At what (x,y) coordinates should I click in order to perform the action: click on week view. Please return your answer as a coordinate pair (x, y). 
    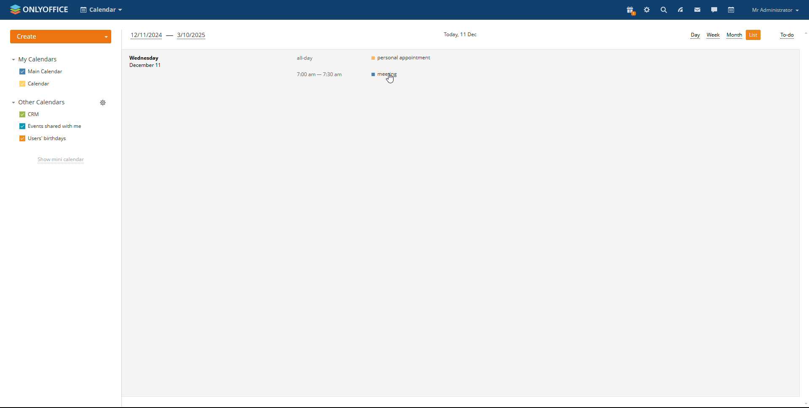
    Looking at the image, I should click on (714, 35).